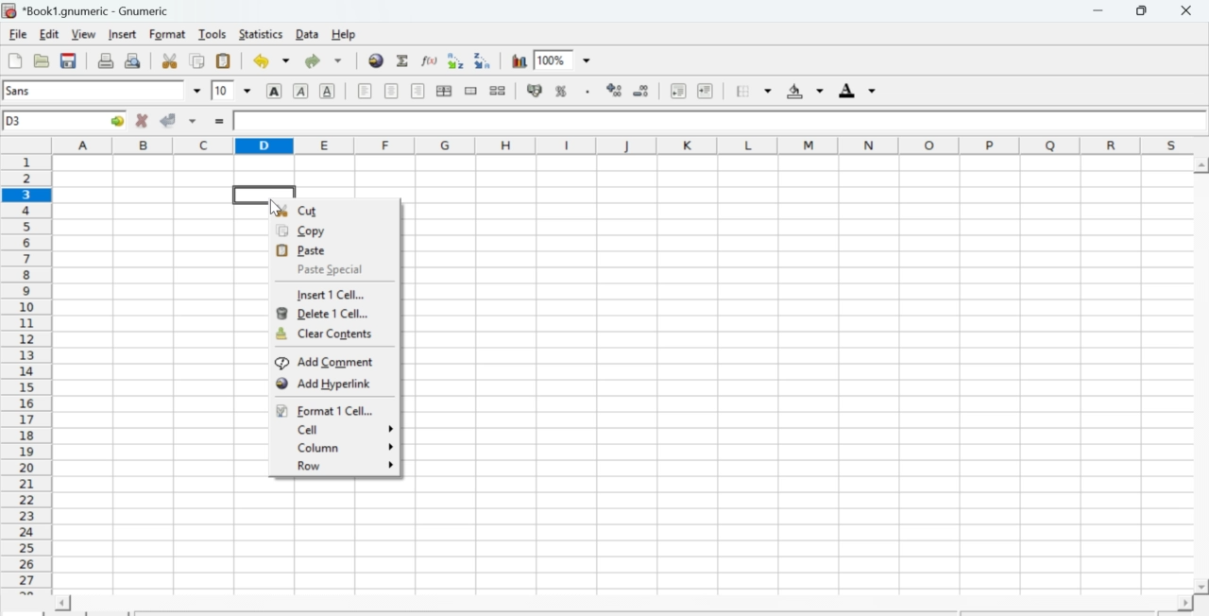 Image resolution: width=1209 pixels, height=616 pixels. What do you see at coordinates (615, 90) in the screenshot?
I see `Increase number of decimals` at bounding box center [615, 90].